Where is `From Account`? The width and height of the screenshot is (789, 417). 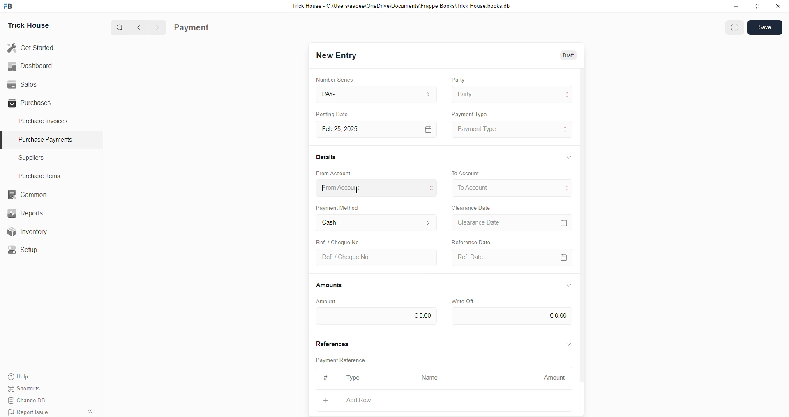 From Account is located at coordinates (345, 188).